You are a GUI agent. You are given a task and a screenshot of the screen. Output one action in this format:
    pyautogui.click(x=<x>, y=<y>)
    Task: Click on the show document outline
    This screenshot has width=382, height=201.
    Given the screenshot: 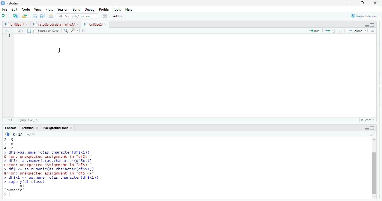 What is the action you would take?
    pyautogui.click(x=372, y=31)
    